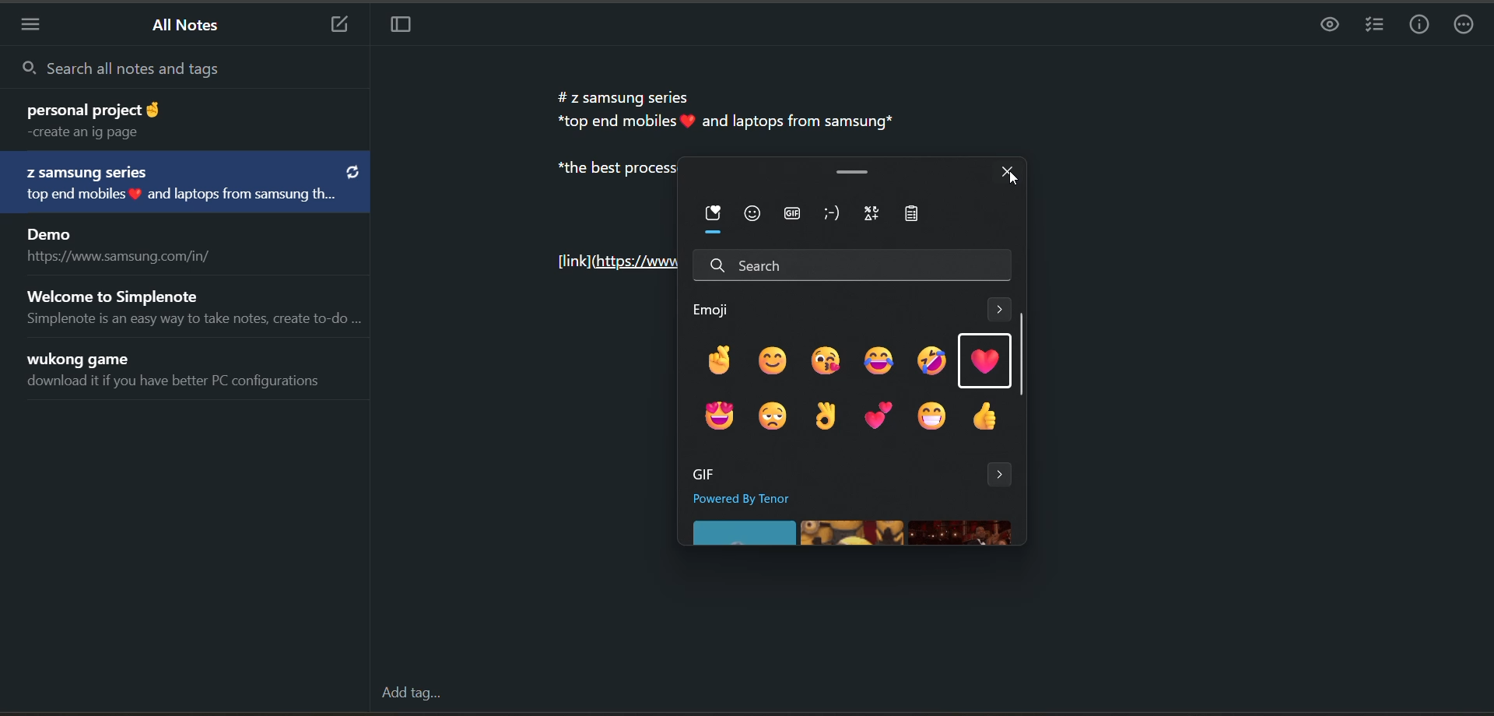 Image resolution: width=1494 pixels, height=716 pixels. What do you see at coordinates (124, 247) in the screenshot?
I see `note title and preview` at bounding box center [124, 247].